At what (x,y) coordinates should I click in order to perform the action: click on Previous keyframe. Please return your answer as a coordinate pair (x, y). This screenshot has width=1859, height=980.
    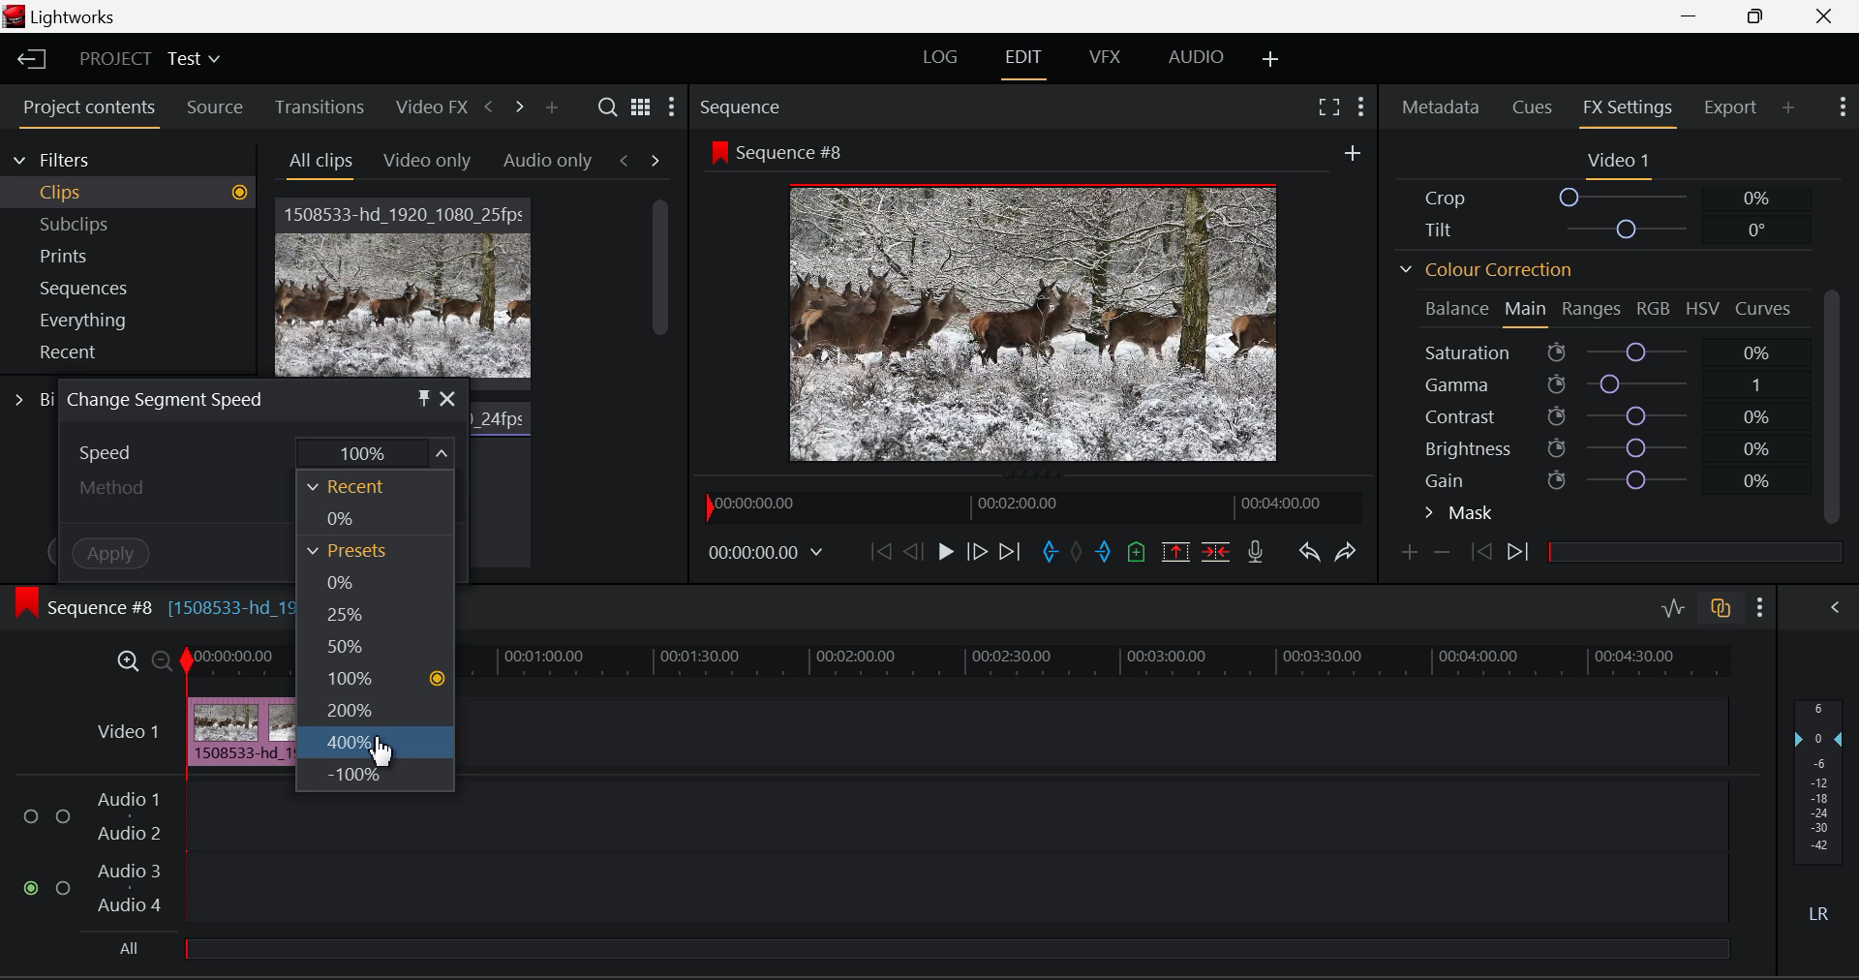
    Looking at the image, I should click on (1478, 554).